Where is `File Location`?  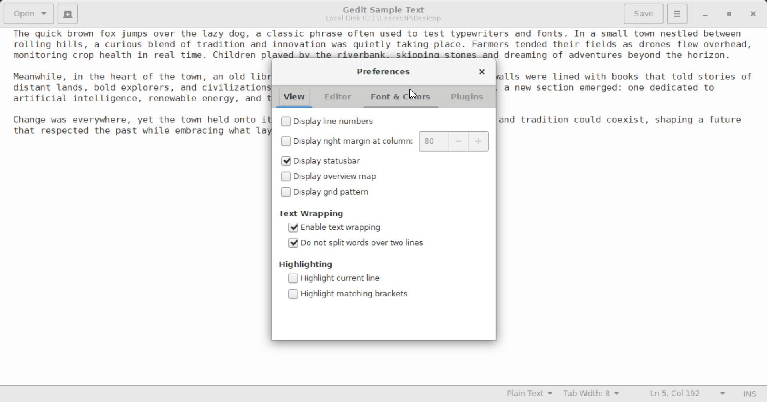
File Location is located at coordinates (383, 20).